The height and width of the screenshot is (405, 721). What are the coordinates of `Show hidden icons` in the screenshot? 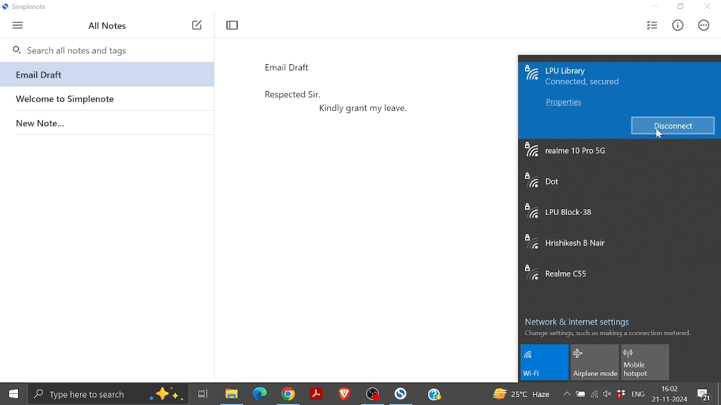 It's located at (567, 394).